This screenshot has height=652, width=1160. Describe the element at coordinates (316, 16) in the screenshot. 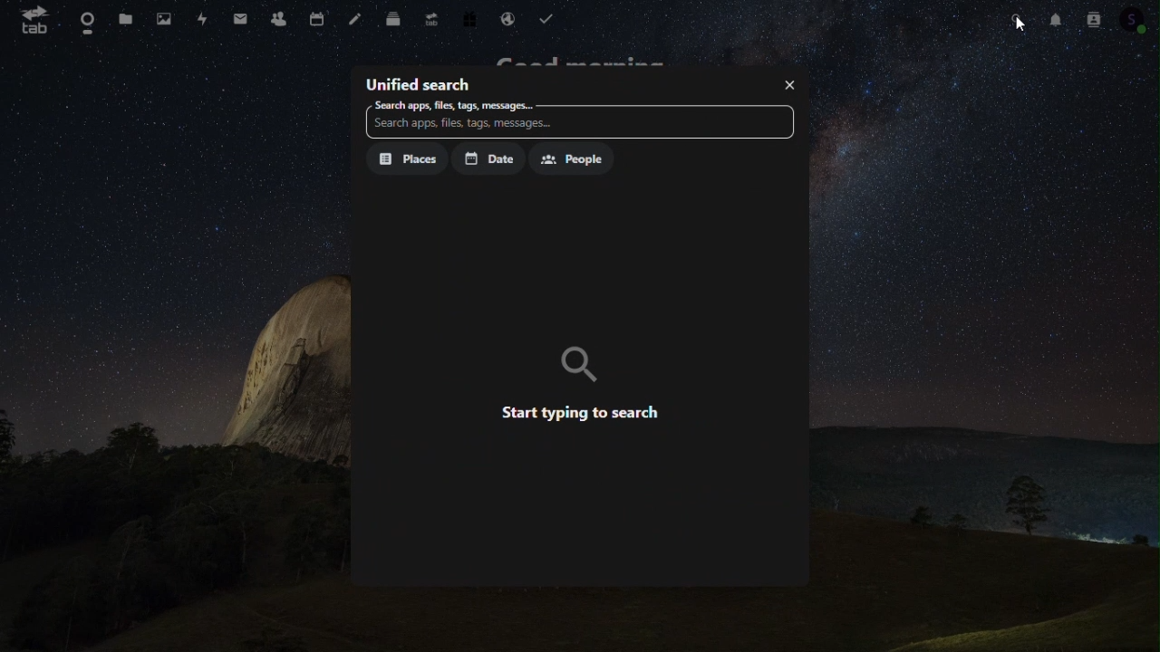

I see `Calendar` at that location.